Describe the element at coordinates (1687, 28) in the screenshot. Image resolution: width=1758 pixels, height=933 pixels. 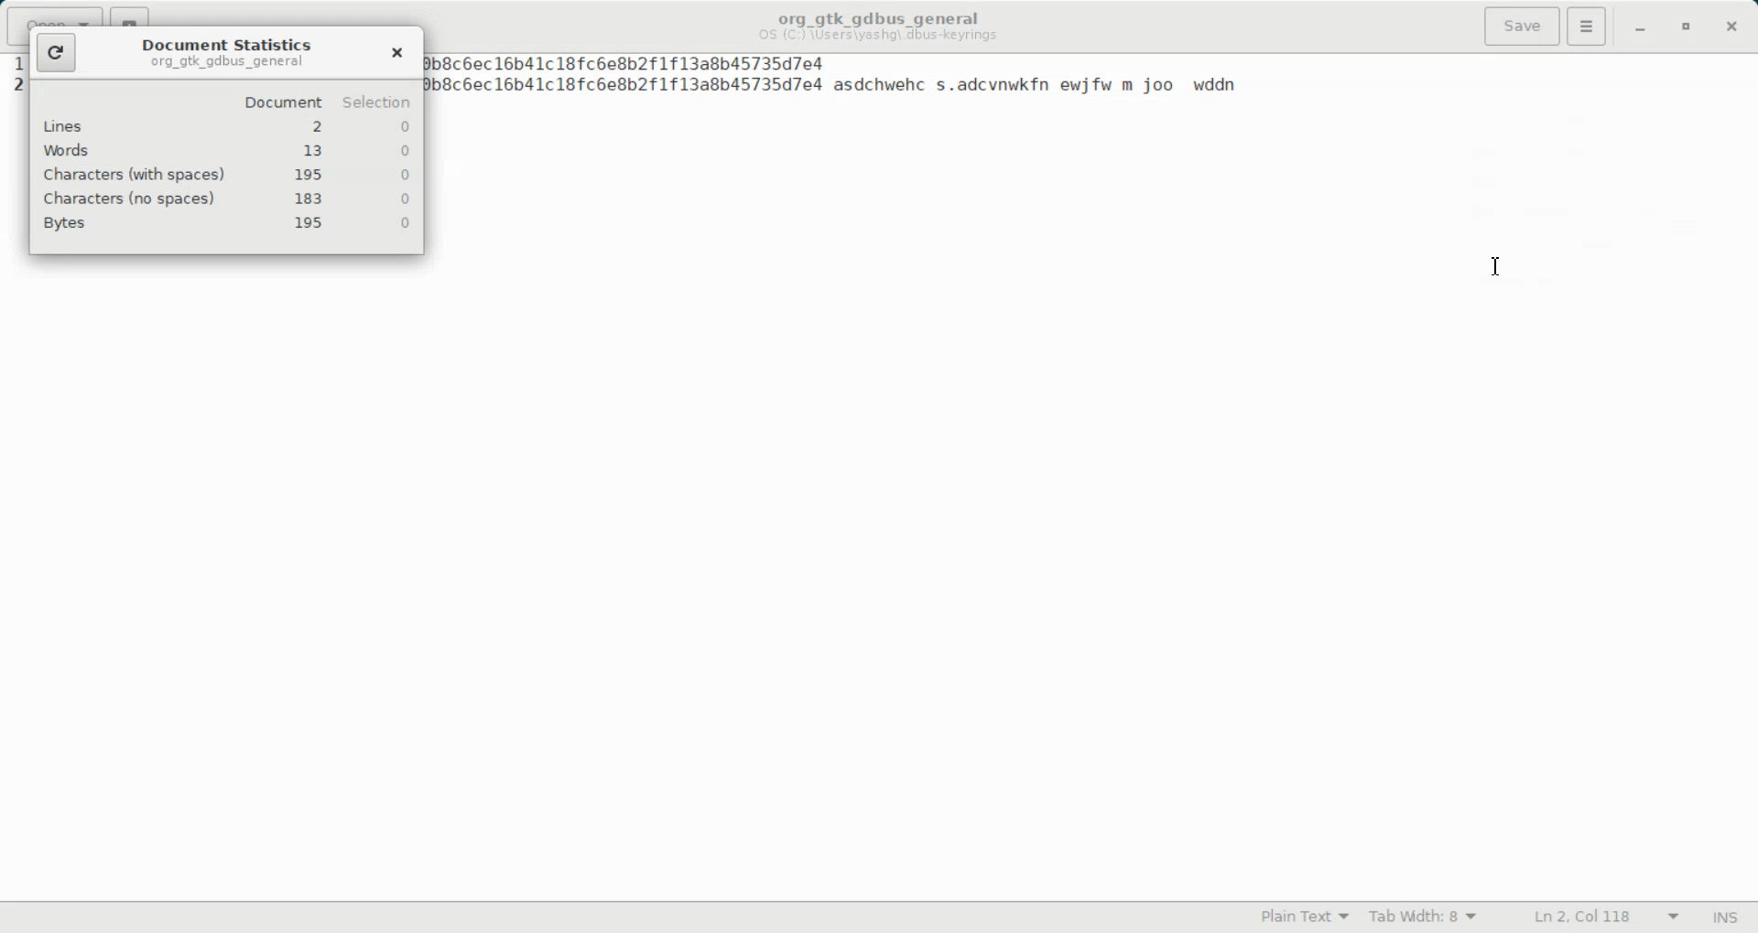
I see `Maximize` at that location.